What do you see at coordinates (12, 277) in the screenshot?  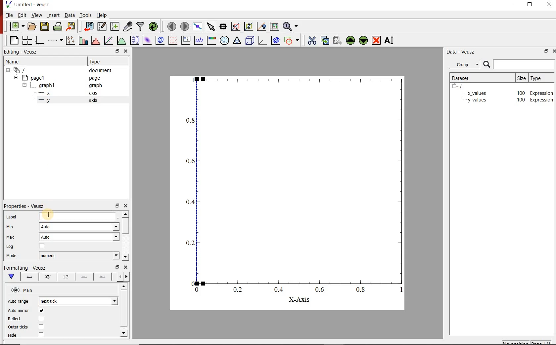 I see `main formatting` at bounding box center [12, 277].